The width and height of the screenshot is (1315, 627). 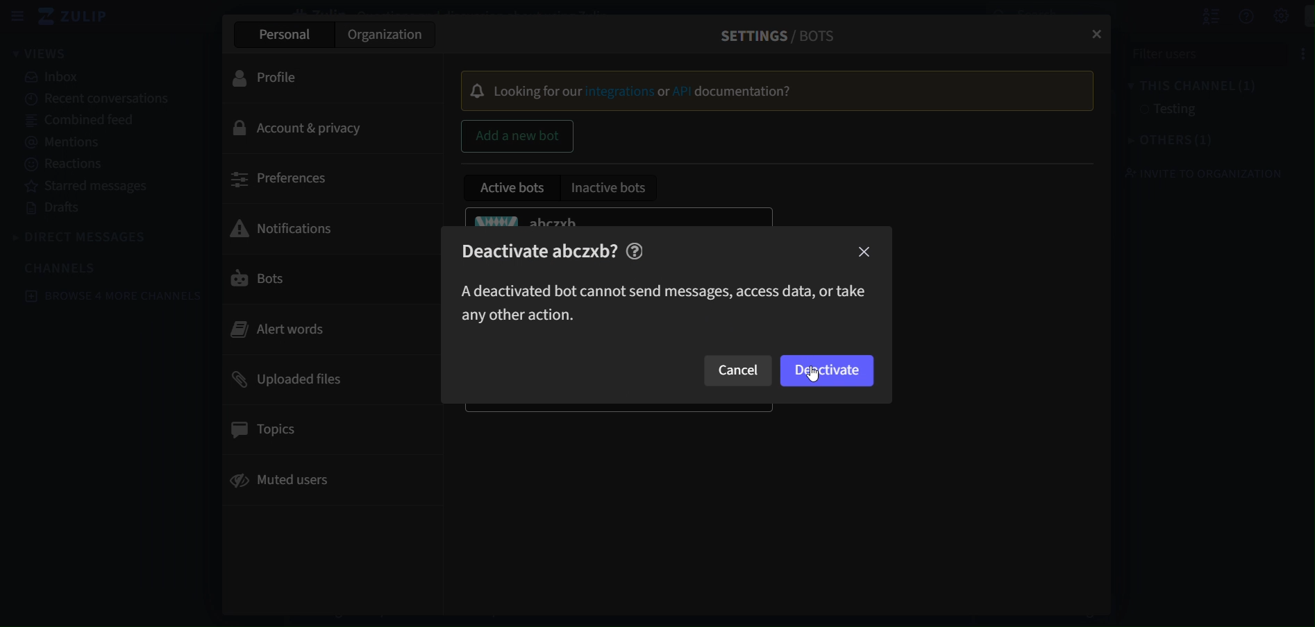 What do you see at coordinates (560, 248) in the screenshot?
I see `deactivate abczxb` at bounding box center [560, 248].